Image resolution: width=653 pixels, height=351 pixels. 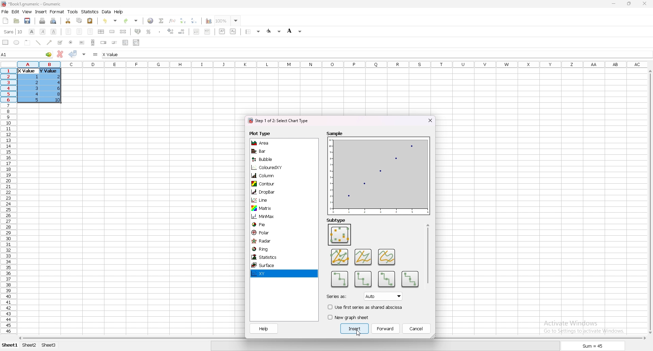 What do you see at coordinates (173, 20) in the screenshot?
I see `function` at bounding box center [173, 20].